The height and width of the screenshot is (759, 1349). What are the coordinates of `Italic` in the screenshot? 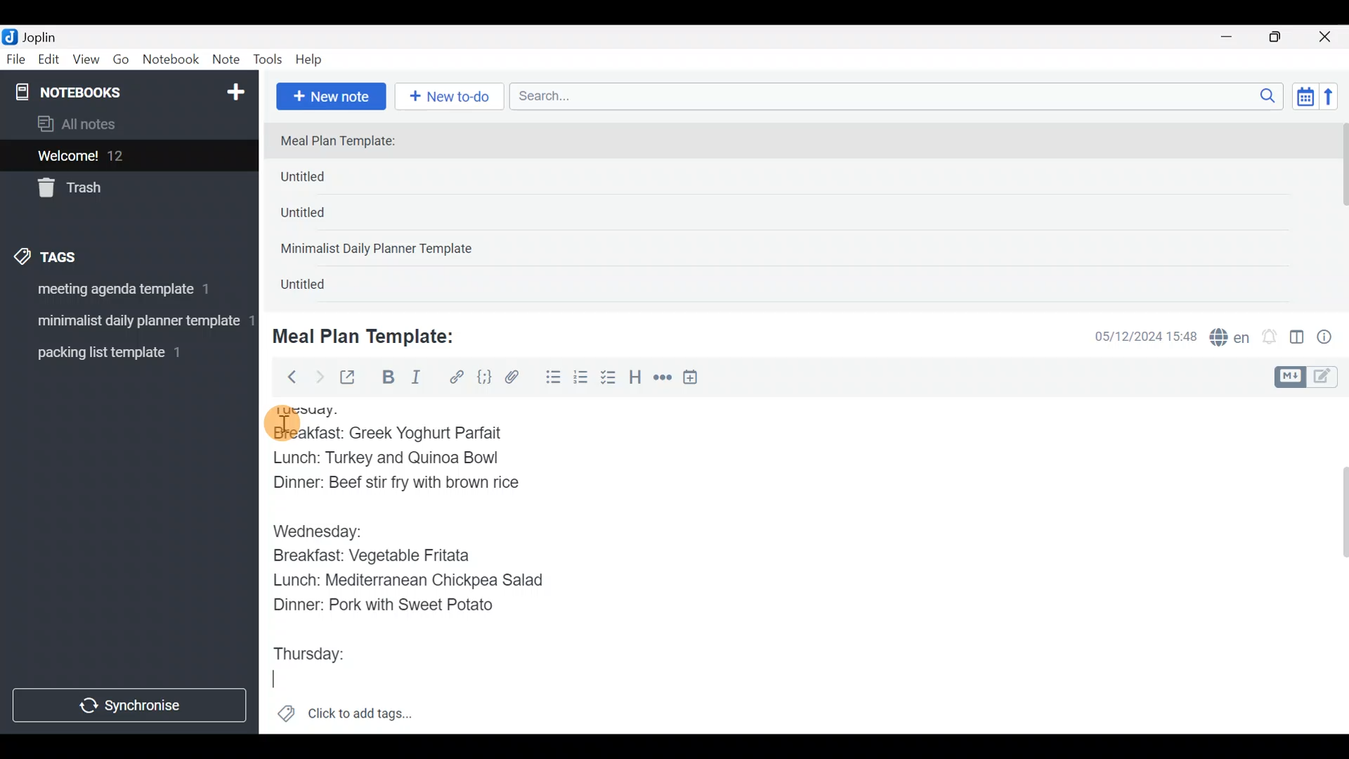 It's located at (415, 380).